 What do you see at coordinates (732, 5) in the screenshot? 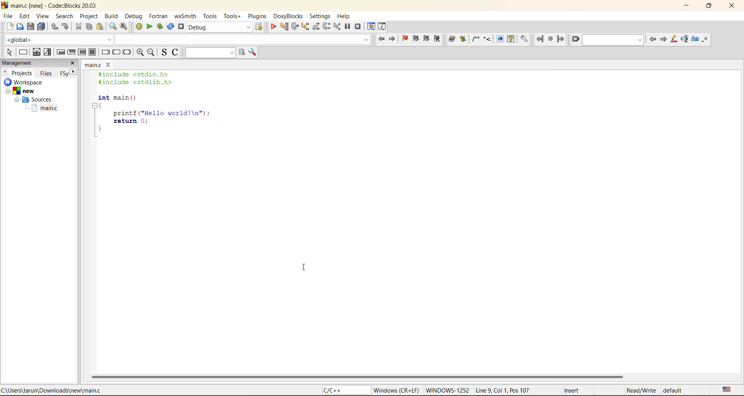
I see `close` at bounding box center [732, 5].